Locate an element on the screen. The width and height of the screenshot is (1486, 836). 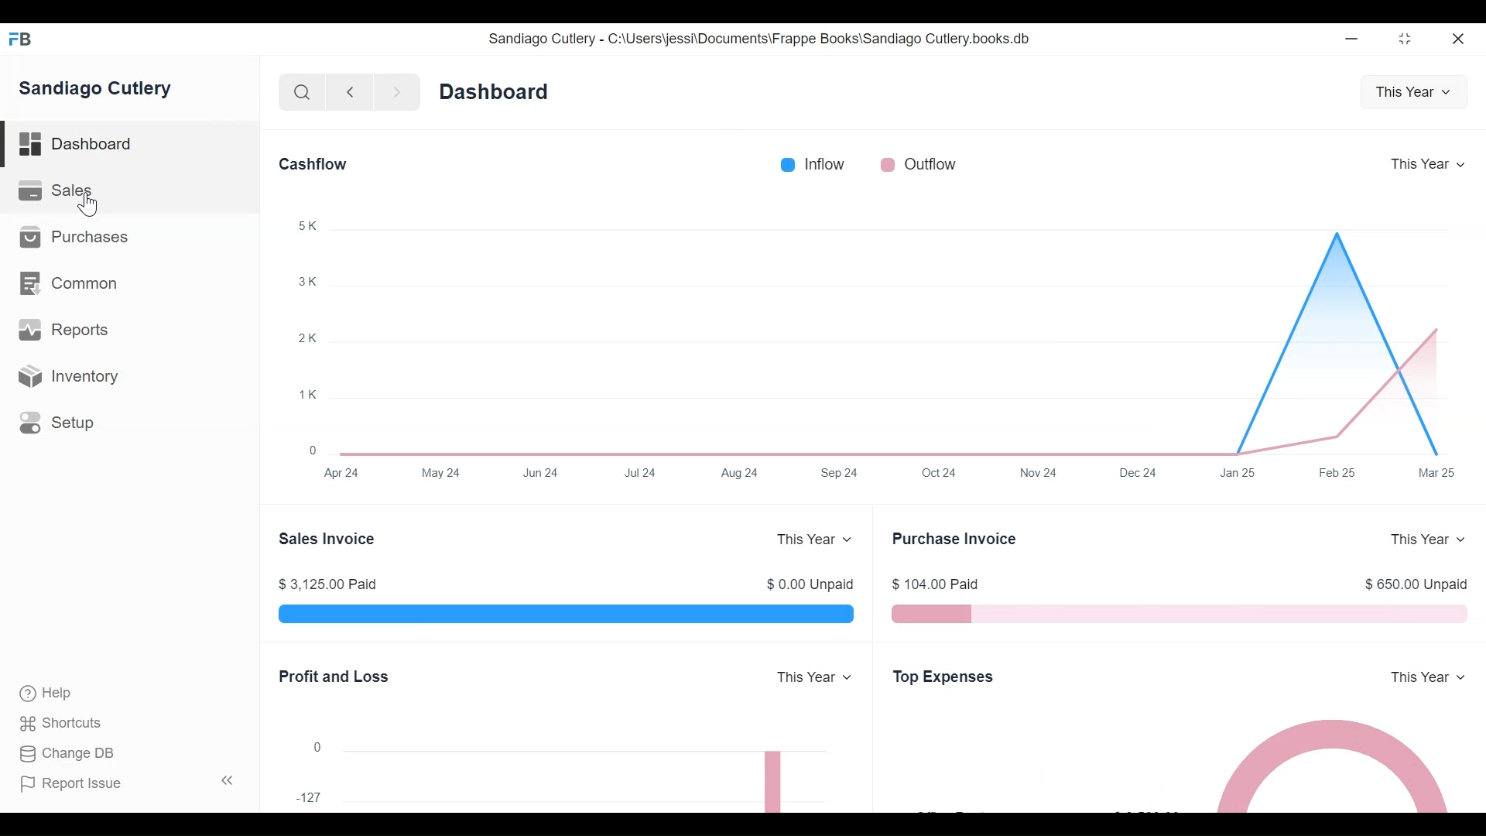
Profit and loss is located at coordinates (336, 677).